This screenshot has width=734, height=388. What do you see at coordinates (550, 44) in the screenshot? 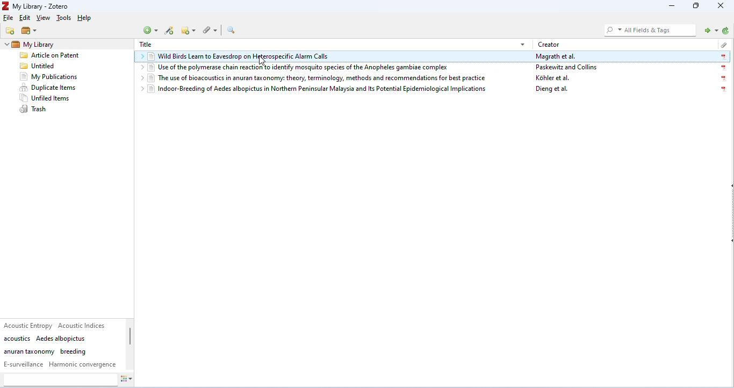
I see `creator` at bounding box center [550, 44].